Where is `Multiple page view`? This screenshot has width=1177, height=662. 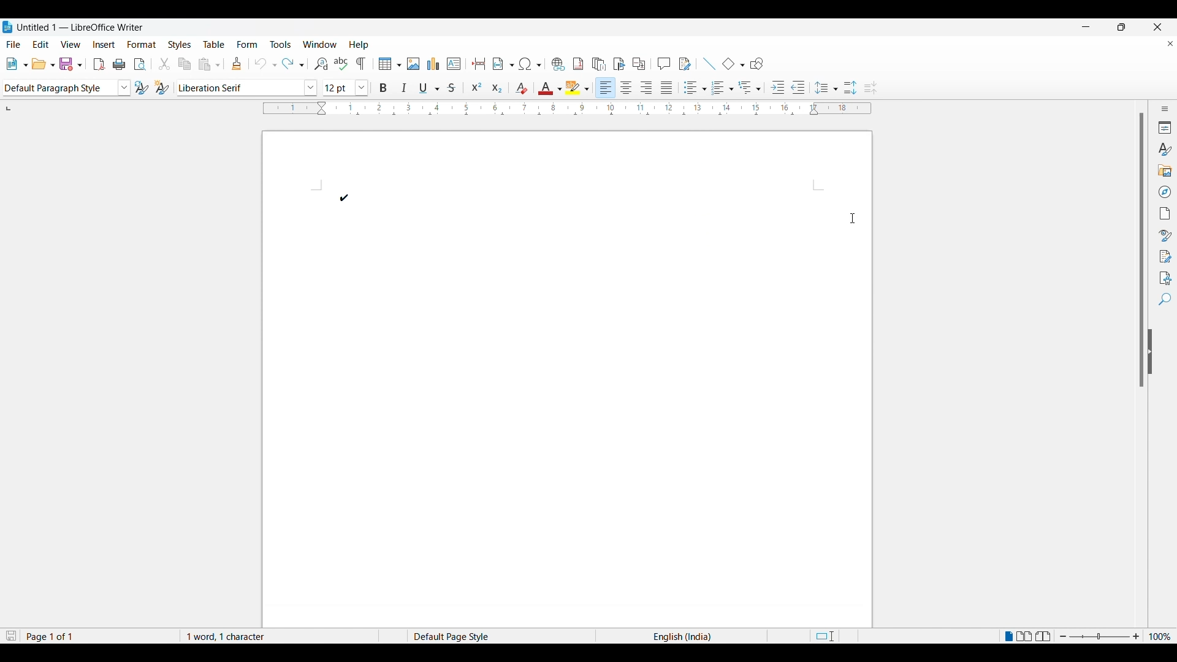
Multiple page view is located at coordinates (1026, 636).